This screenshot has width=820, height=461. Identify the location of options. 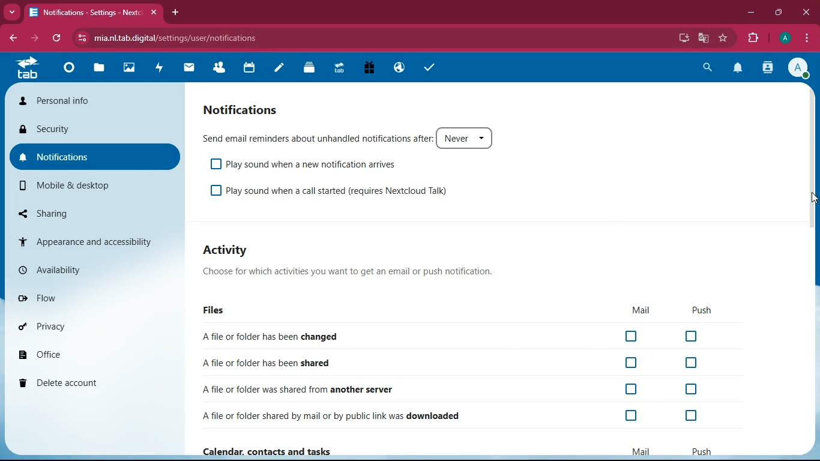
(807, 38).